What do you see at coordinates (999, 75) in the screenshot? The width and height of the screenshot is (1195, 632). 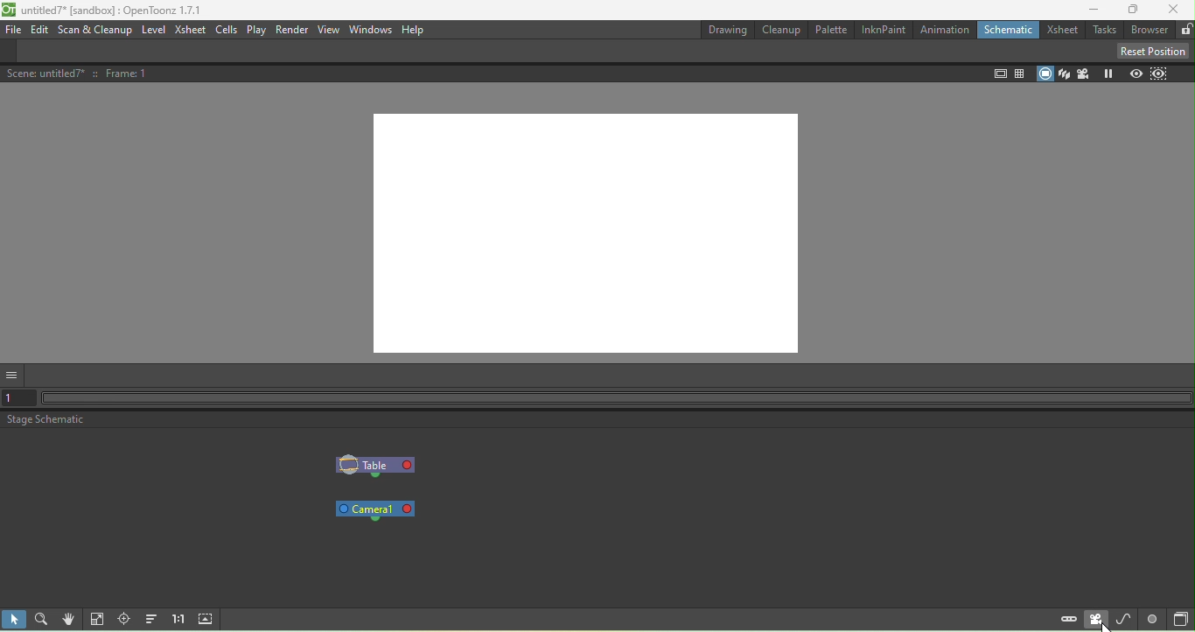 I see `Safe area` at bounding box center [999, 75].